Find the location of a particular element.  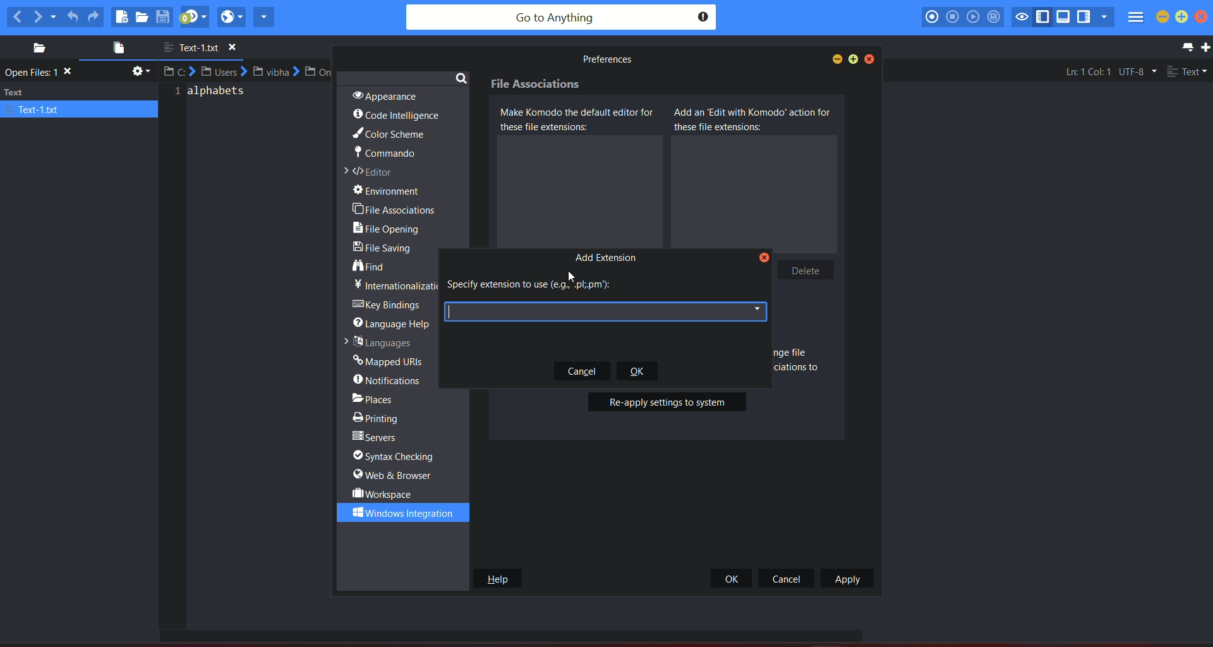

close is located at coordinates (762, 256).